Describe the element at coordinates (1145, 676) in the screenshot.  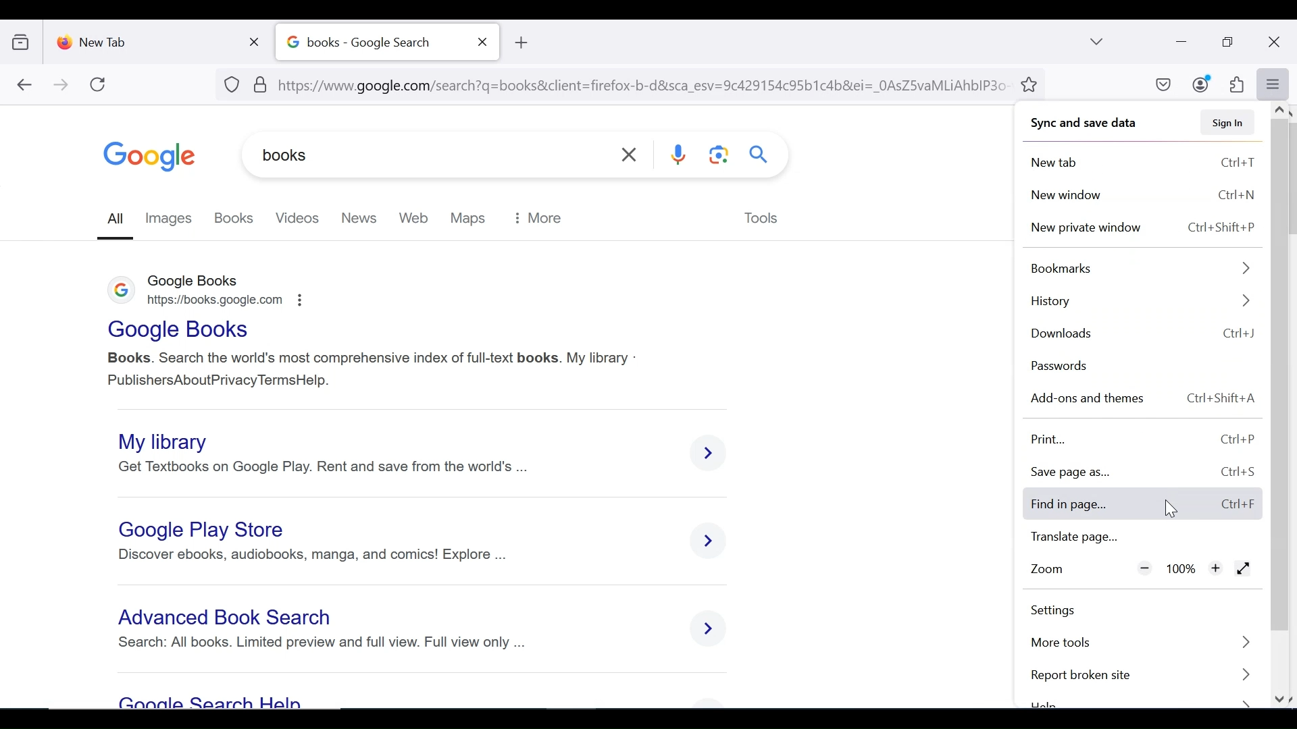
I see `report broken site` at that location.